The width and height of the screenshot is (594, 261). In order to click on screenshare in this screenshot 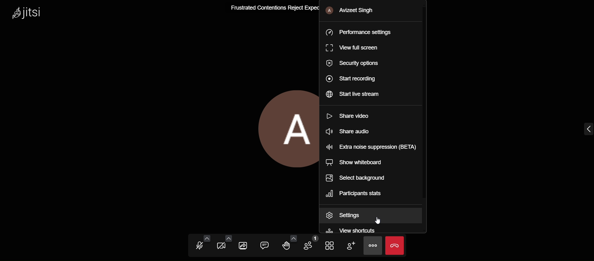, I will do `click(242, 246)`.